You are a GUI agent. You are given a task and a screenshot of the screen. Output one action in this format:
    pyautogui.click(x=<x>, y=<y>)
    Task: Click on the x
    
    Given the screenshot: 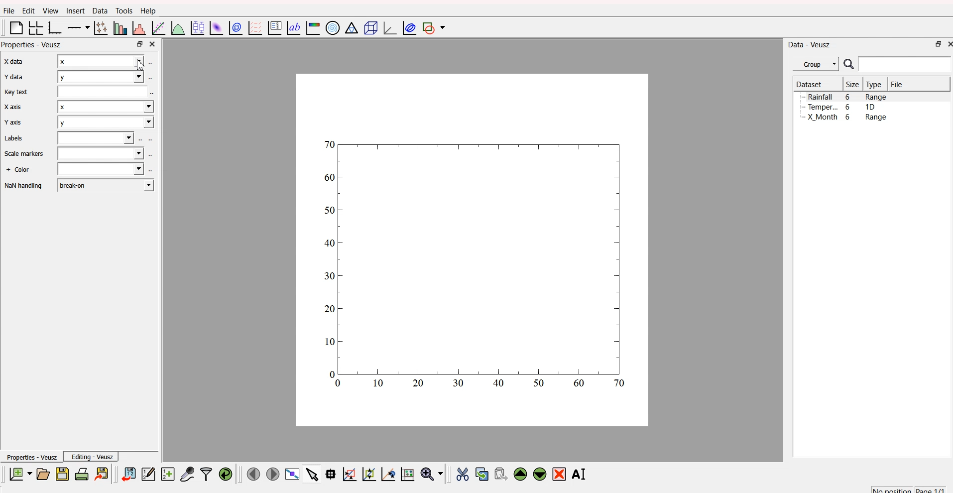 What is the action you would take?
    pyautogui.click(x=101, y=61)
    